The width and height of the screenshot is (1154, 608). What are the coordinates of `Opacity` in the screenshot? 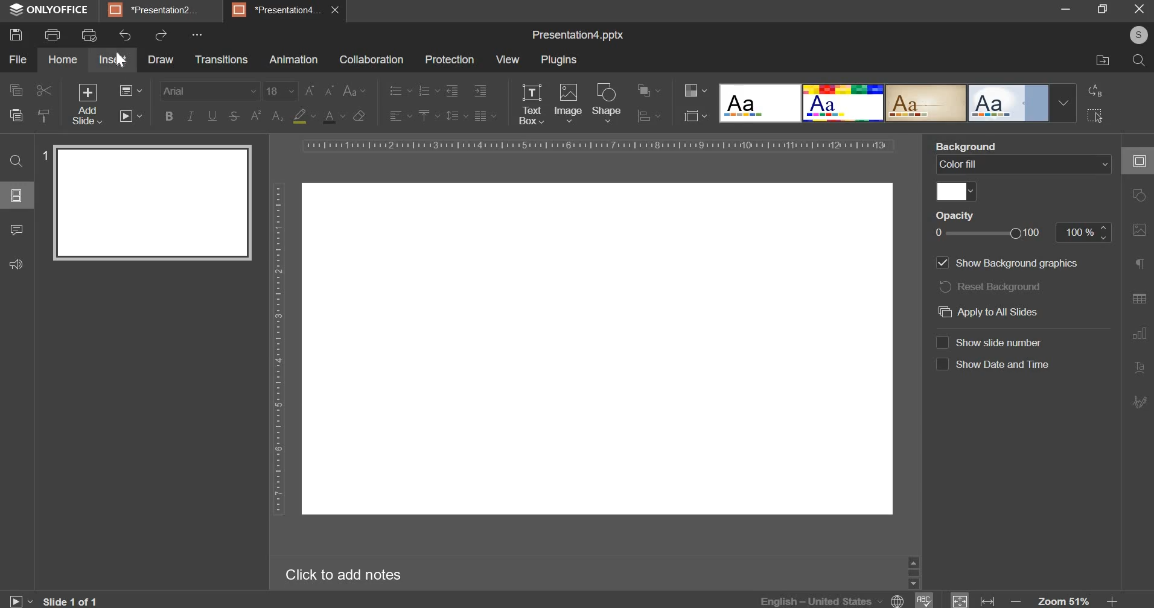 It's located at (953, 215).